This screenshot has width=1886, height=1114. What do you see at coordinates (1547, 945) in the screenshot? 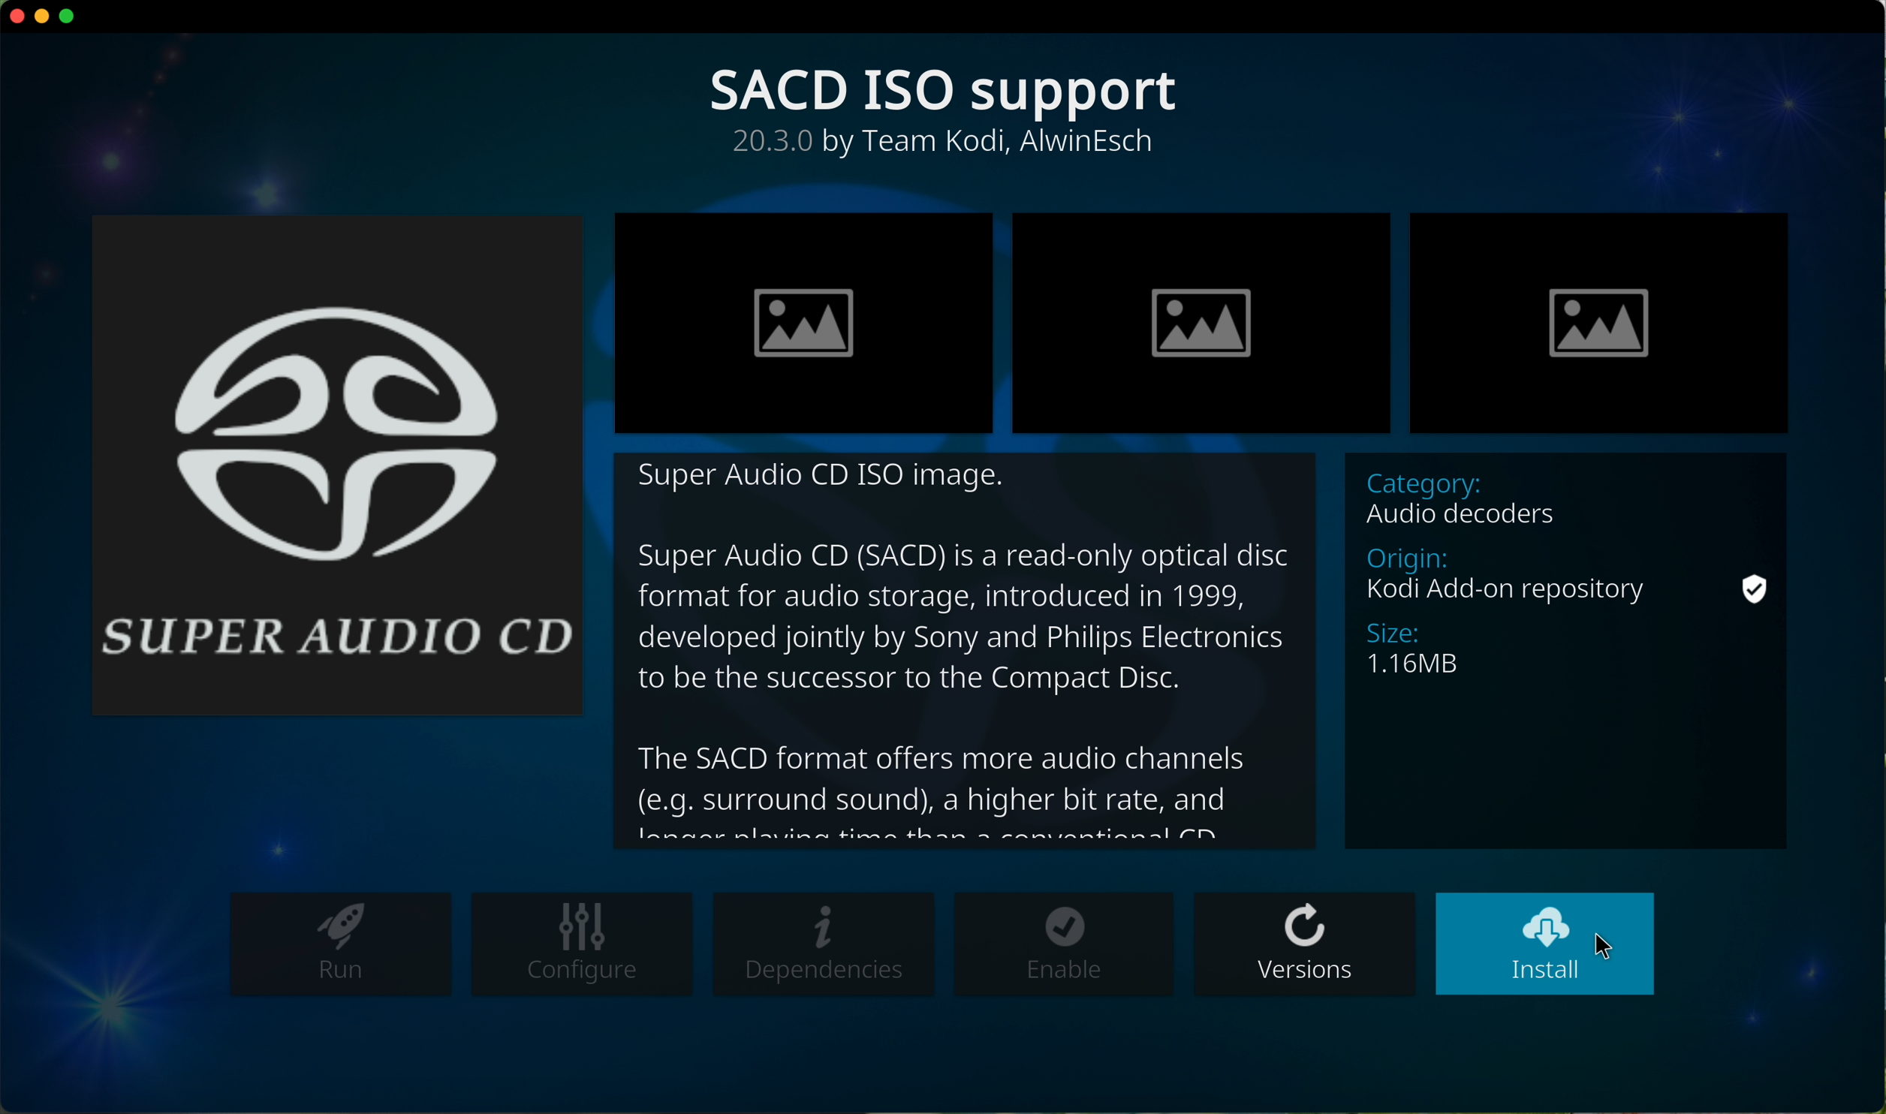
I see `click on install` at bounding box center [1547, 945].